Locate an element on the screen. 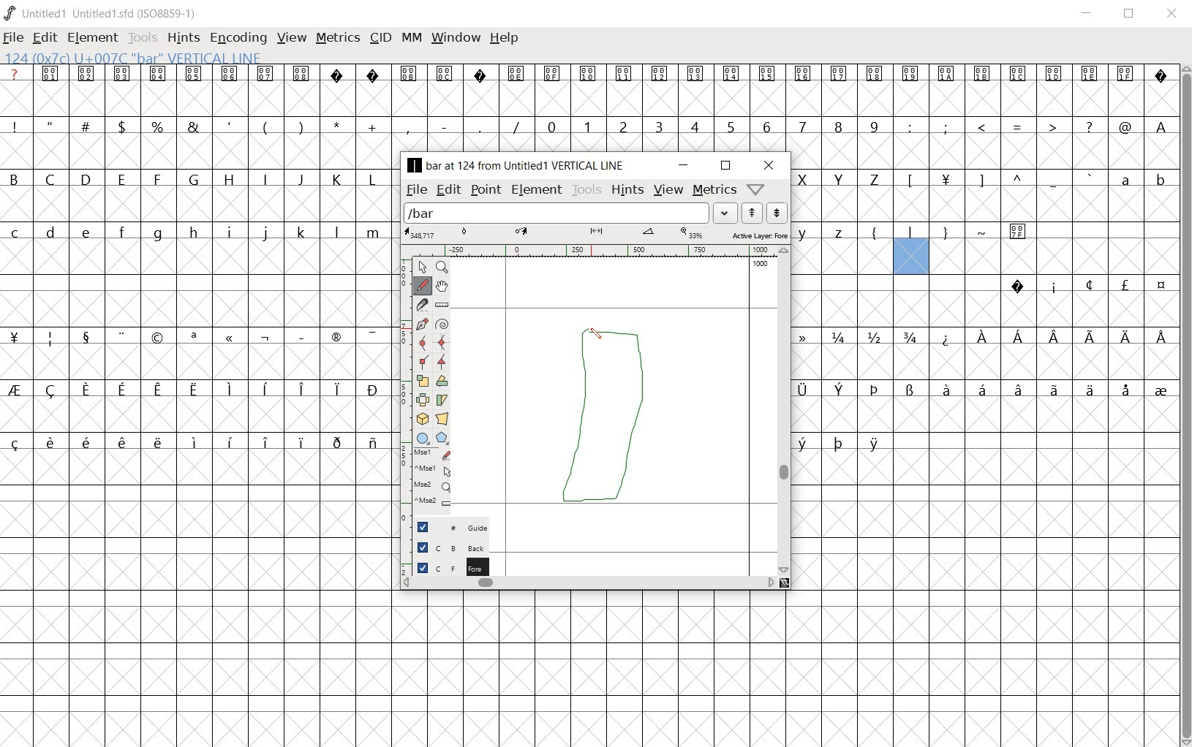 Image resolution: width=1192 pixels, height=747 pixels. Rotate the selection is located at coordinates (443, 381).